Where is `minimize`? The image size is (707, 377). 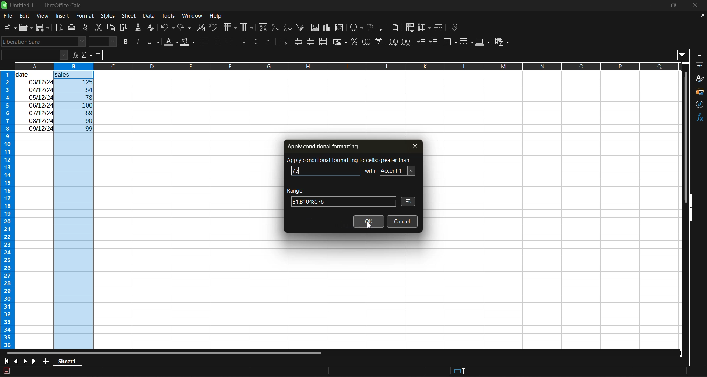 minimize is located at coordinates (653, 4).